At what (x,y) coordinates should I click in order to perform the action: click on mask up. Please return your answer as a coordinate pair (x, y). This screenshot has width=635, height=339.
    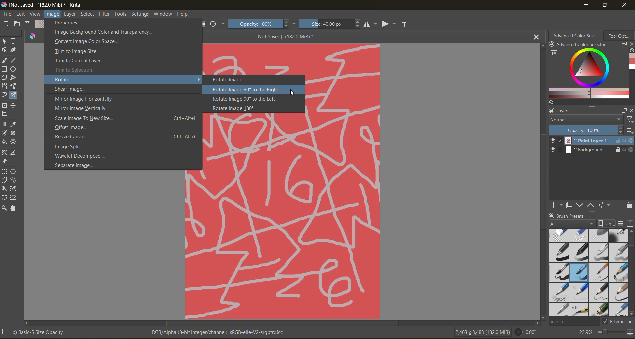
    Looking at the image, I should click on (590, 205).